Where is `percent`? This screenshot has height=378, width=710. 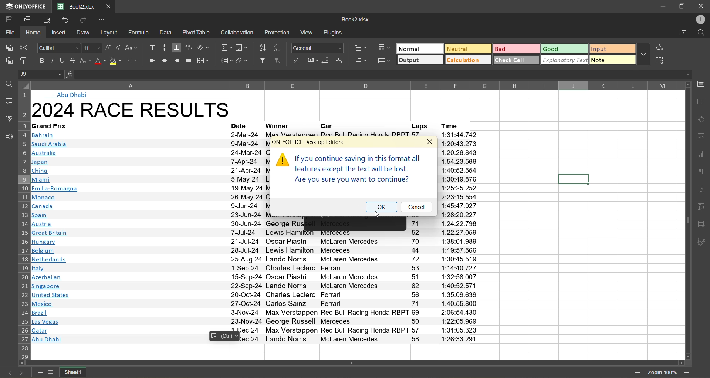
percent is located at coordinates (295, 61).